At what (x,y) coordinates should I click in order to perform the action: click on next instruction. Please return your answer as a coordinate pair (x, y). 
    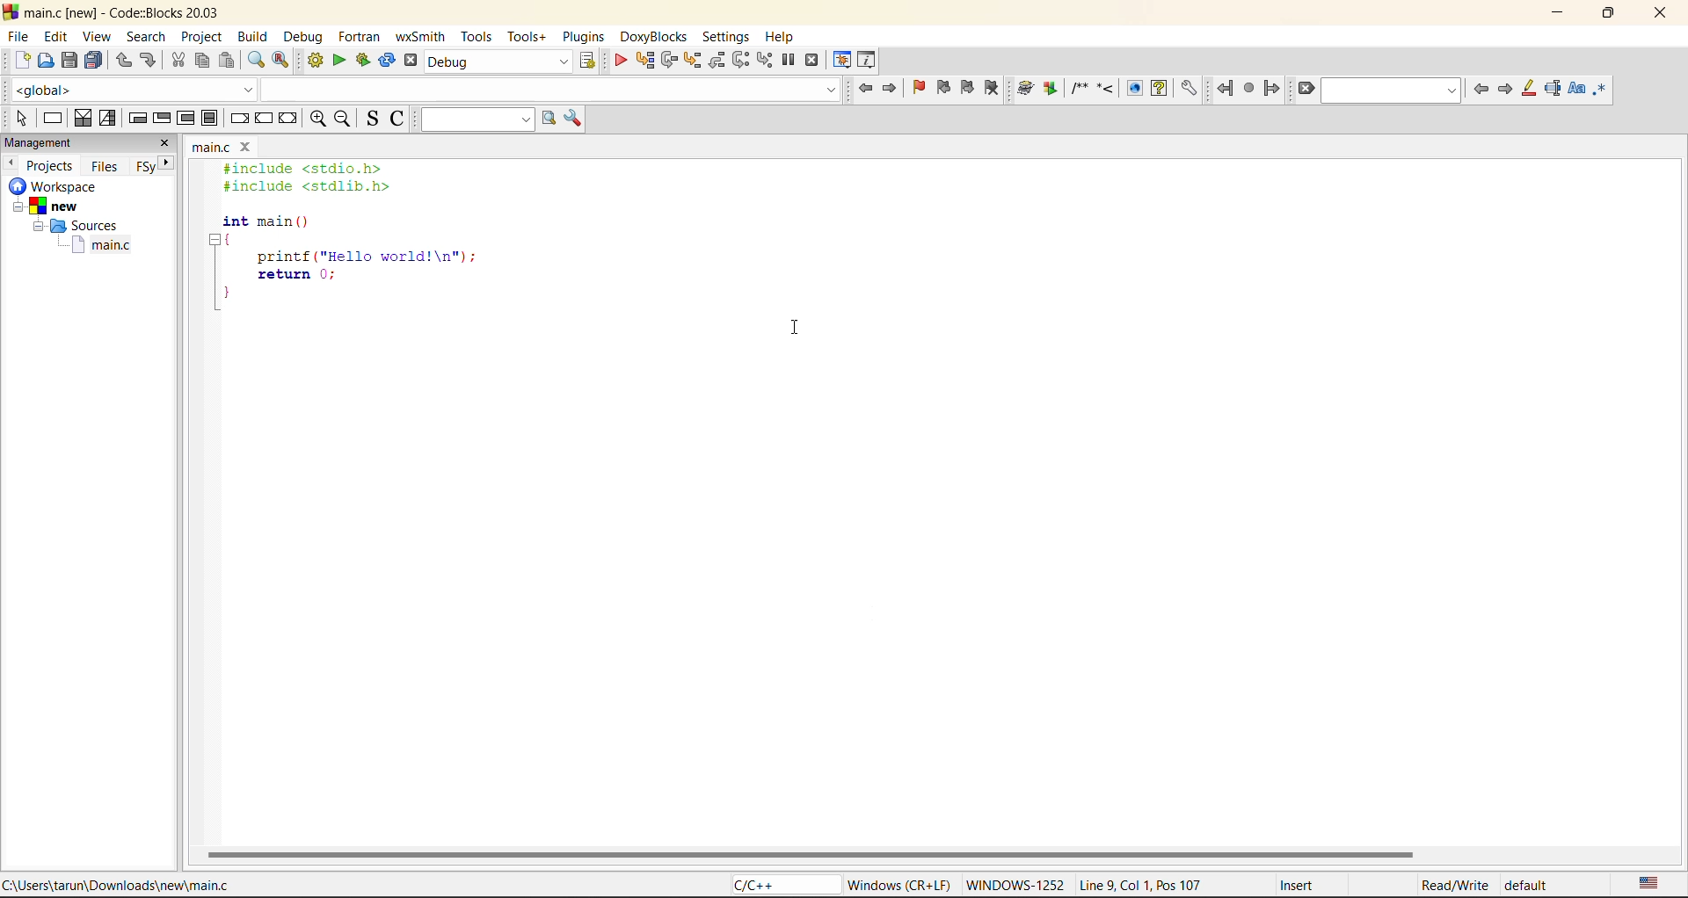
    Looking at the image, I should click on (738, 59).